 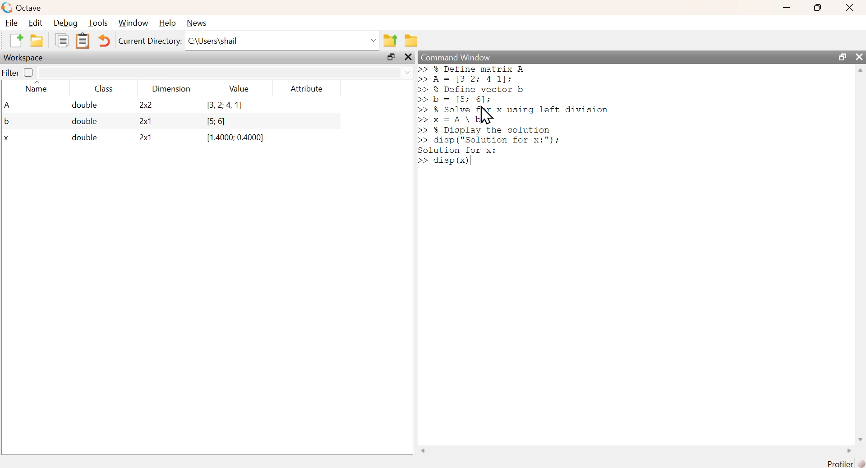 I want to click on 2x1, so click(x=140, y=121).